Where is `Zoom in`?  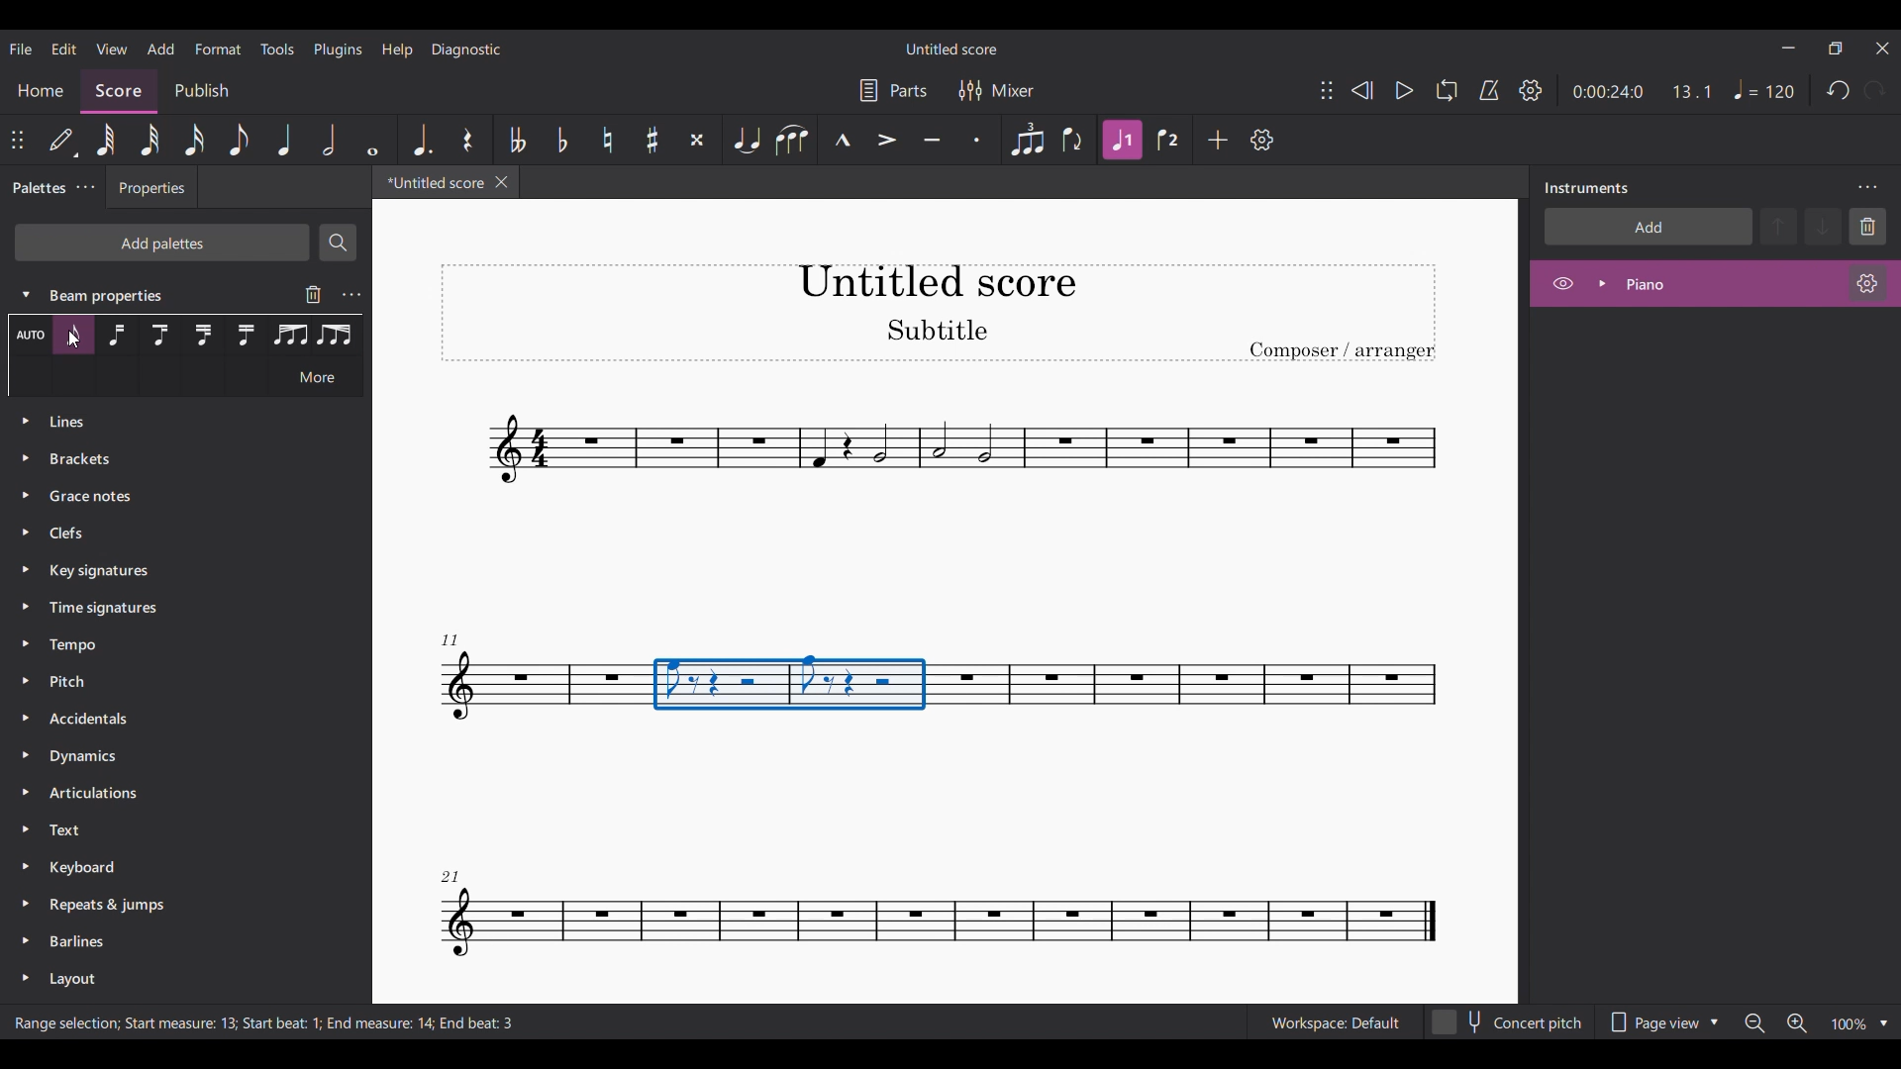
Zoom in is located at coordinates (1797, 1023).